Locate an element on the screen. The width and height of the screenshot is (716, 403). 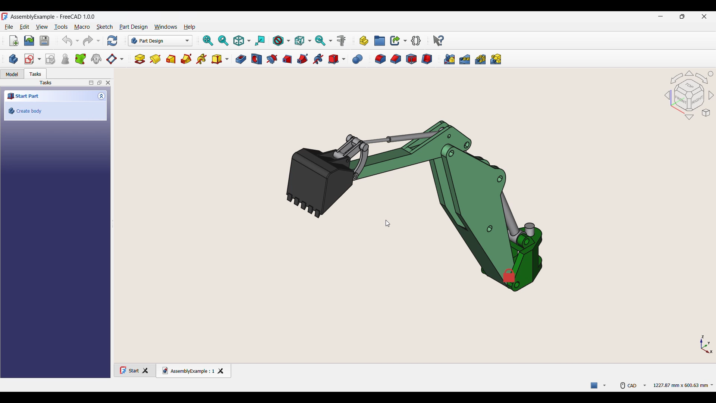
View menu is located at coordinates (42, 27).